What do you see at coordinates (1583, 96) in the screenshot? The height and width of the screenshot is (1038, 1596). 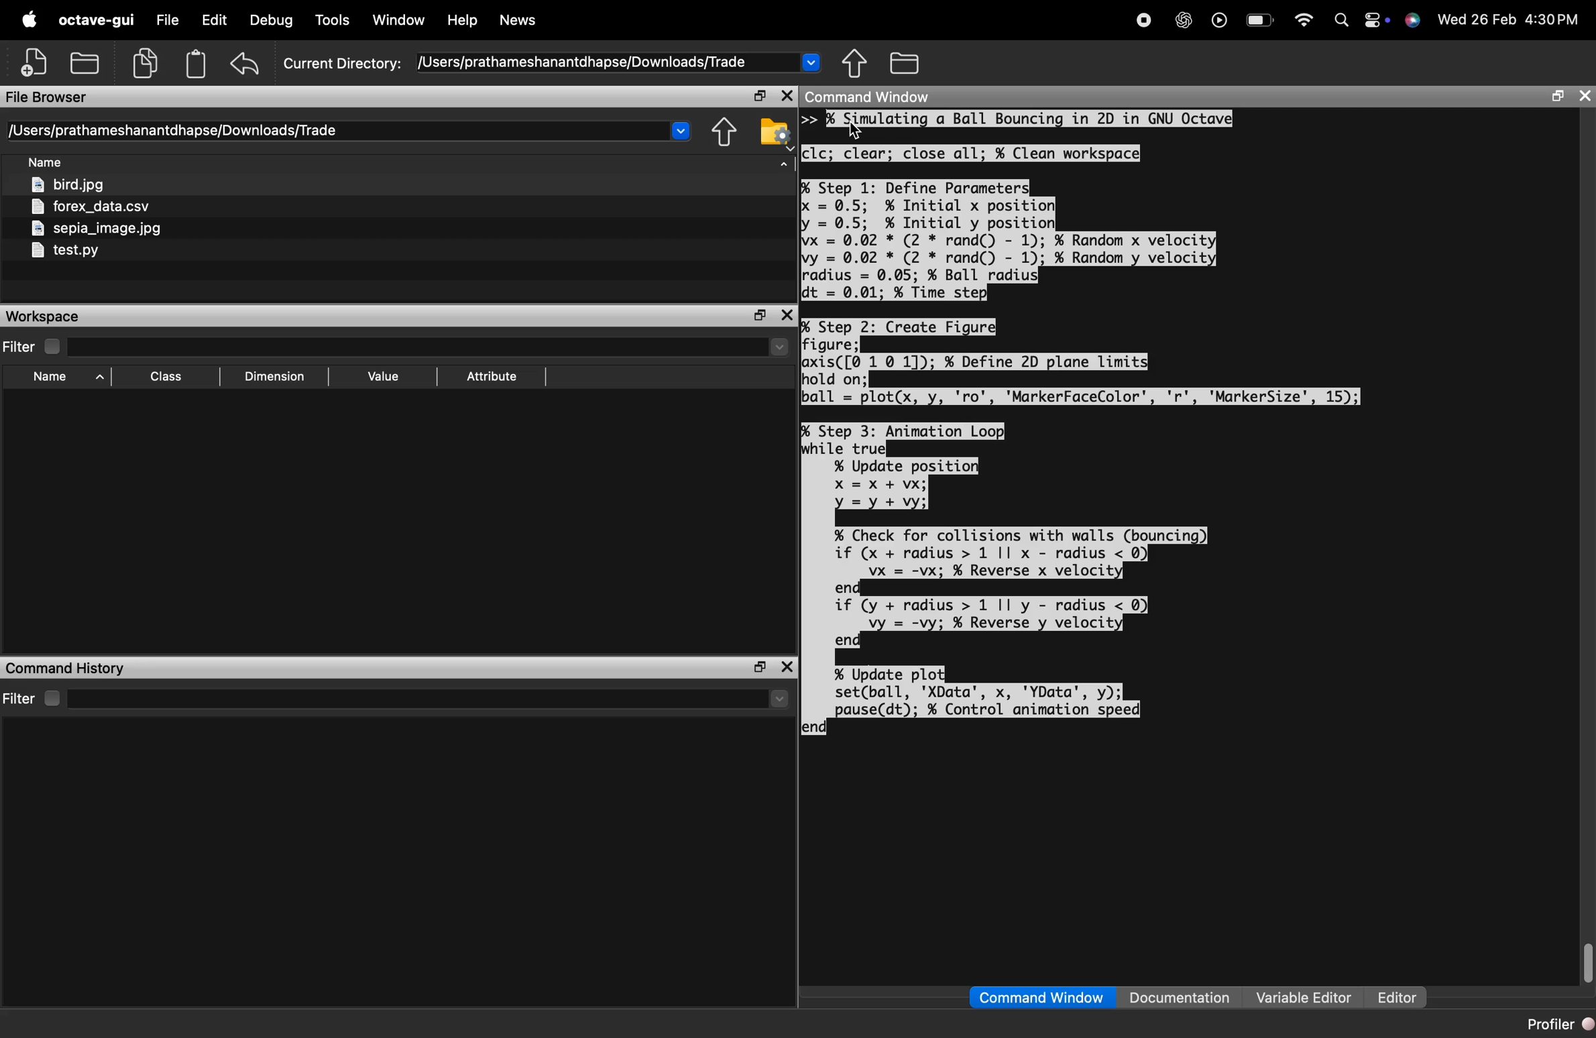 I see `close` at bounding box center [1583, 96].